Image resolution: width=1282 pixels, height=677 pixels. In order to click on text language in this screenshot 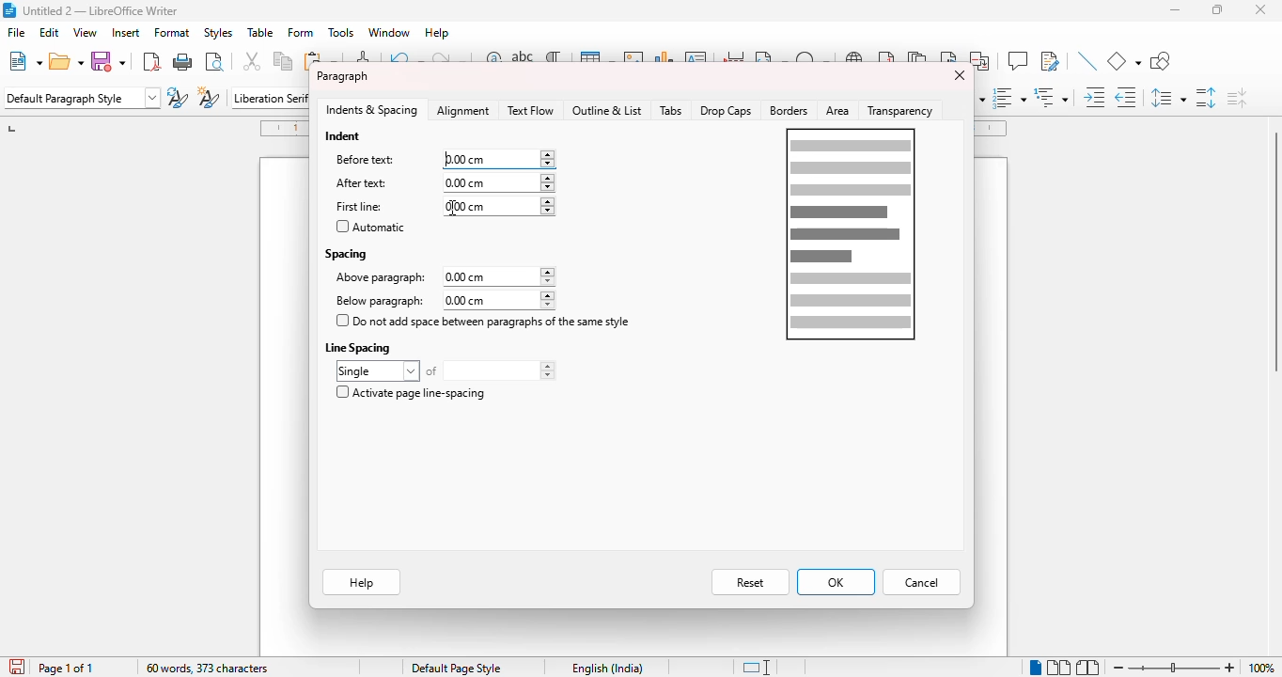, I will do `click(609, 668)`.